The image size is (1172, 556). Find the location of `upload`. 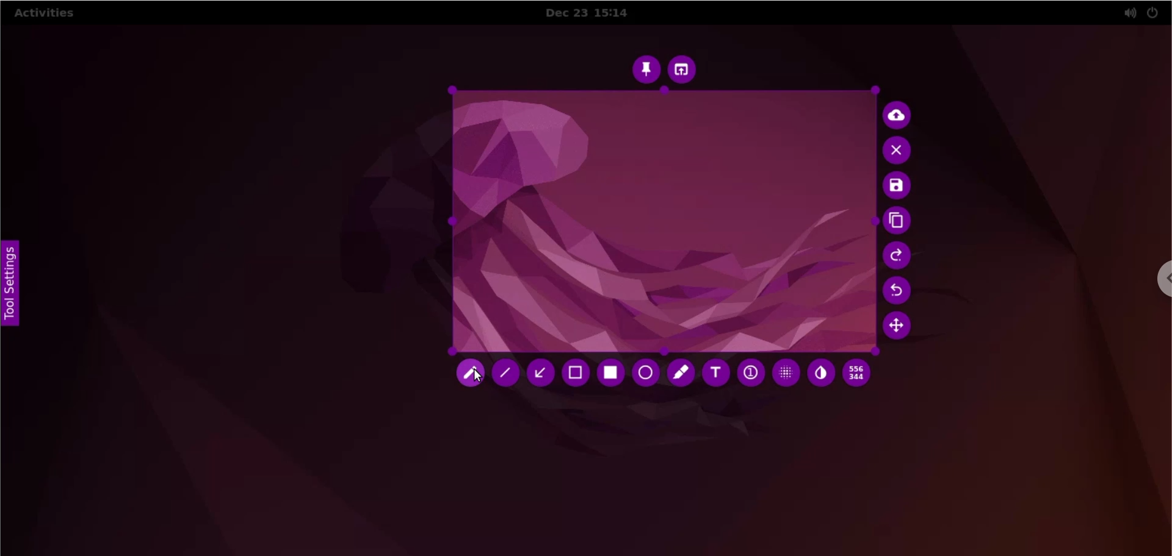

upload is located at coordinates (900, 116).